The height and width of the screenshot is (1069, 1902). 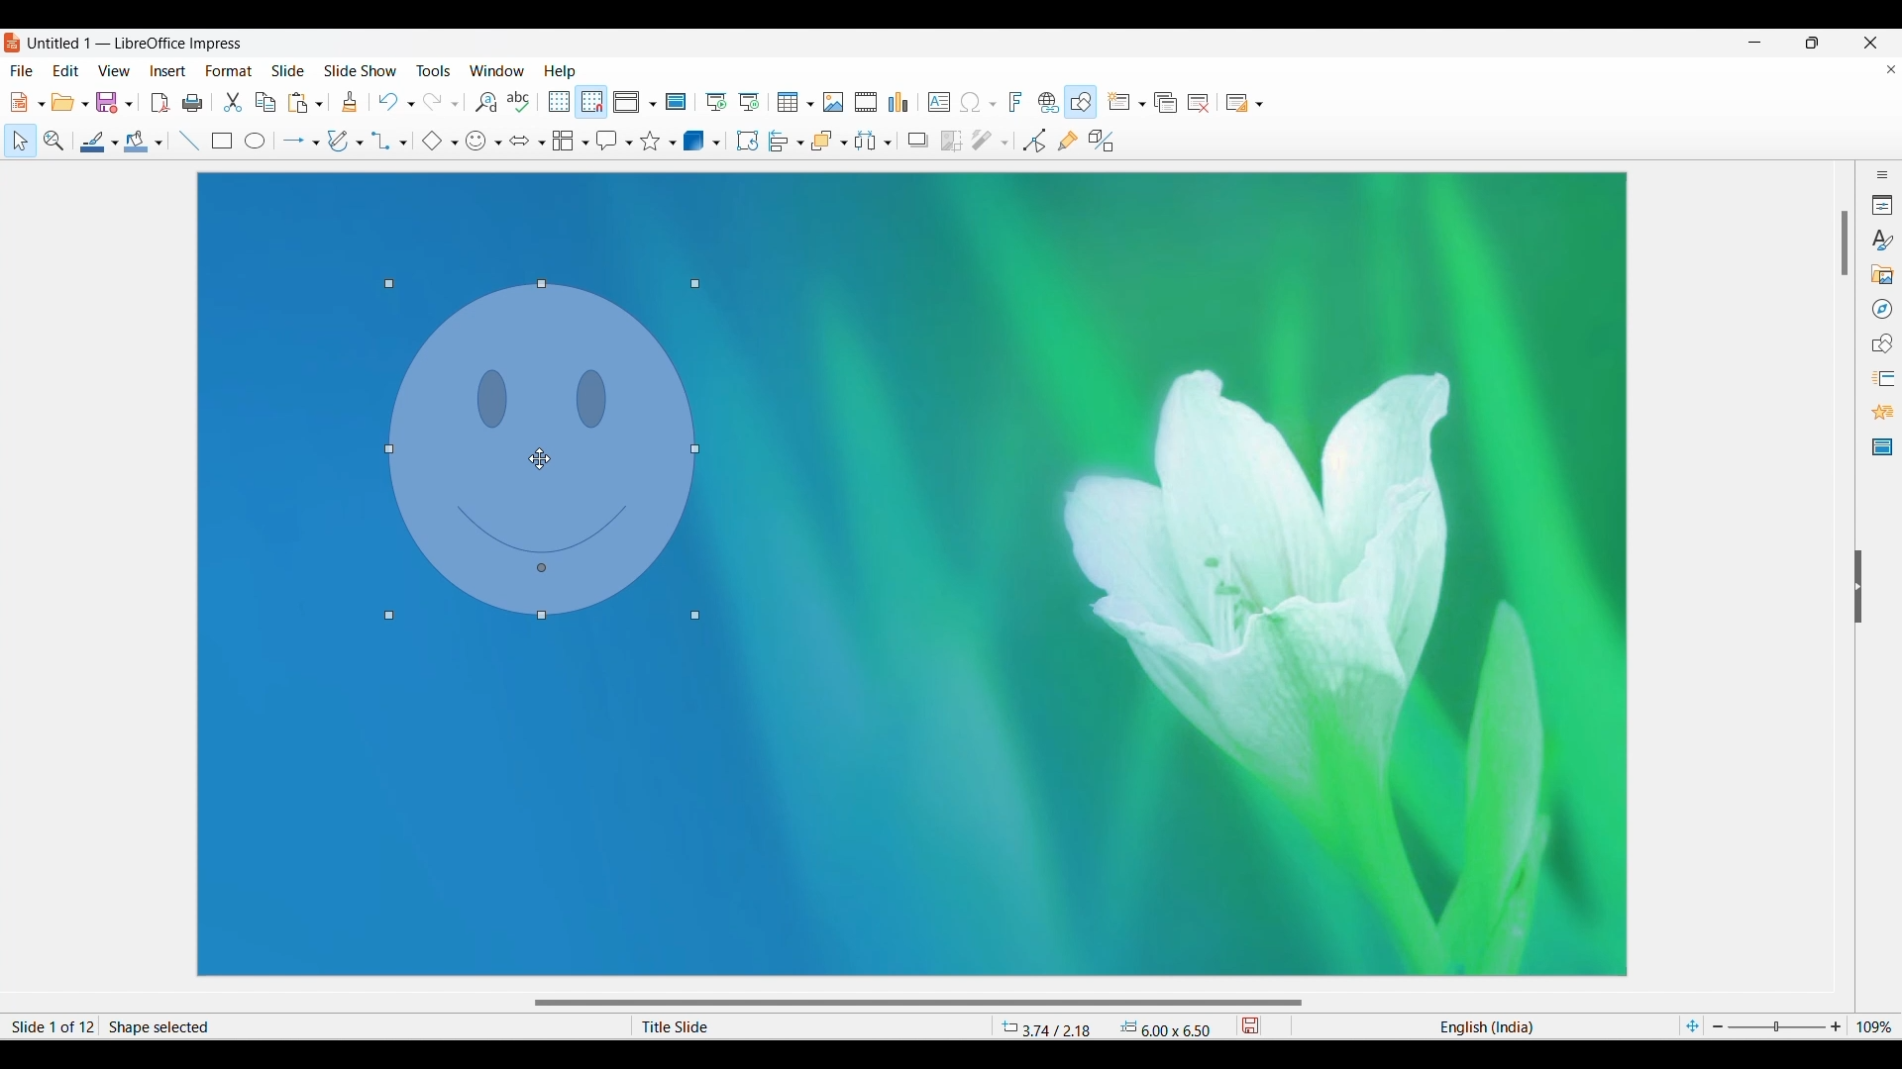 What do you see at coordinates (559, 102) in the screenshot?
I see `Display grid` at bounding box center [559, 102].